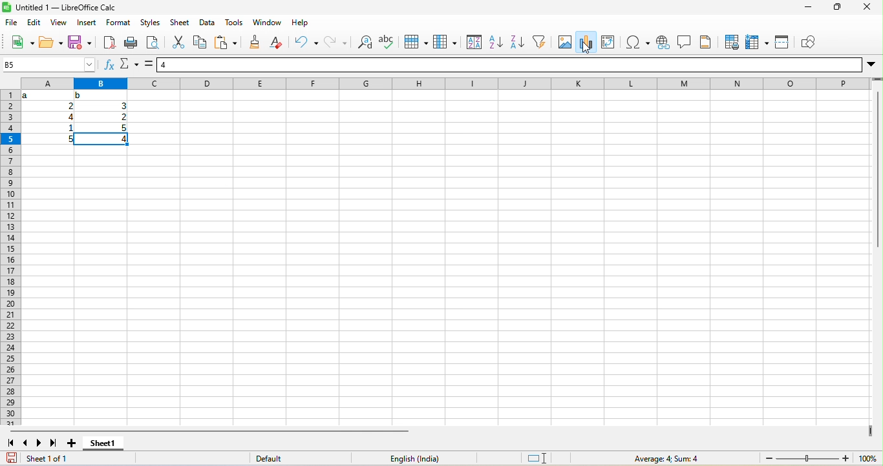 The width and height of the screenshot is (883, 466). I want to click on 1, so click(69, 128).